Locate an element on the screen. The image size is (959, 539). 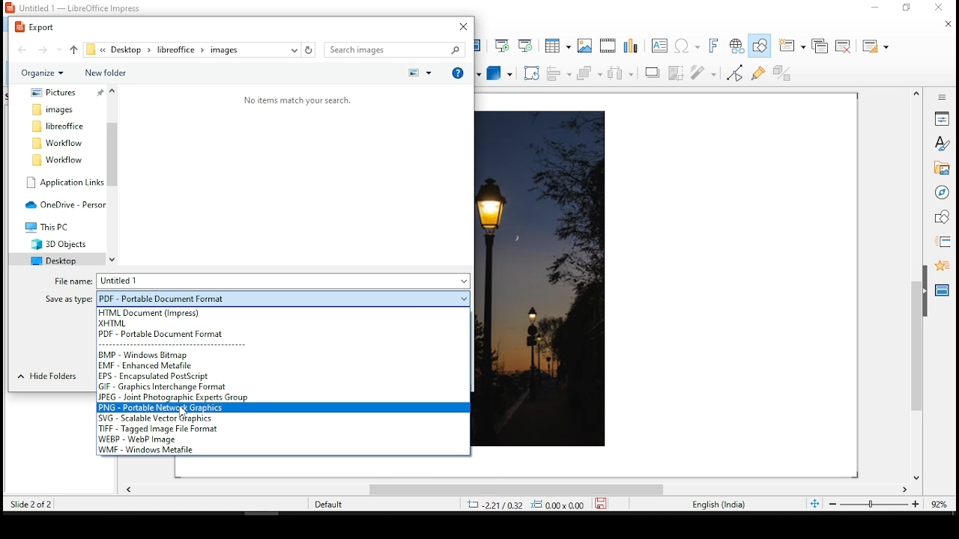
Dimensions is located at coordinates (541, 505).